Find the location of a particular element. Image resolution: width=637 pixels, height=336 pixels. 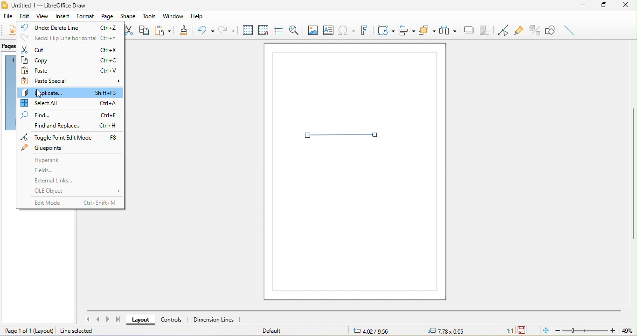

gluepoints is located at coordinates (44, 148).